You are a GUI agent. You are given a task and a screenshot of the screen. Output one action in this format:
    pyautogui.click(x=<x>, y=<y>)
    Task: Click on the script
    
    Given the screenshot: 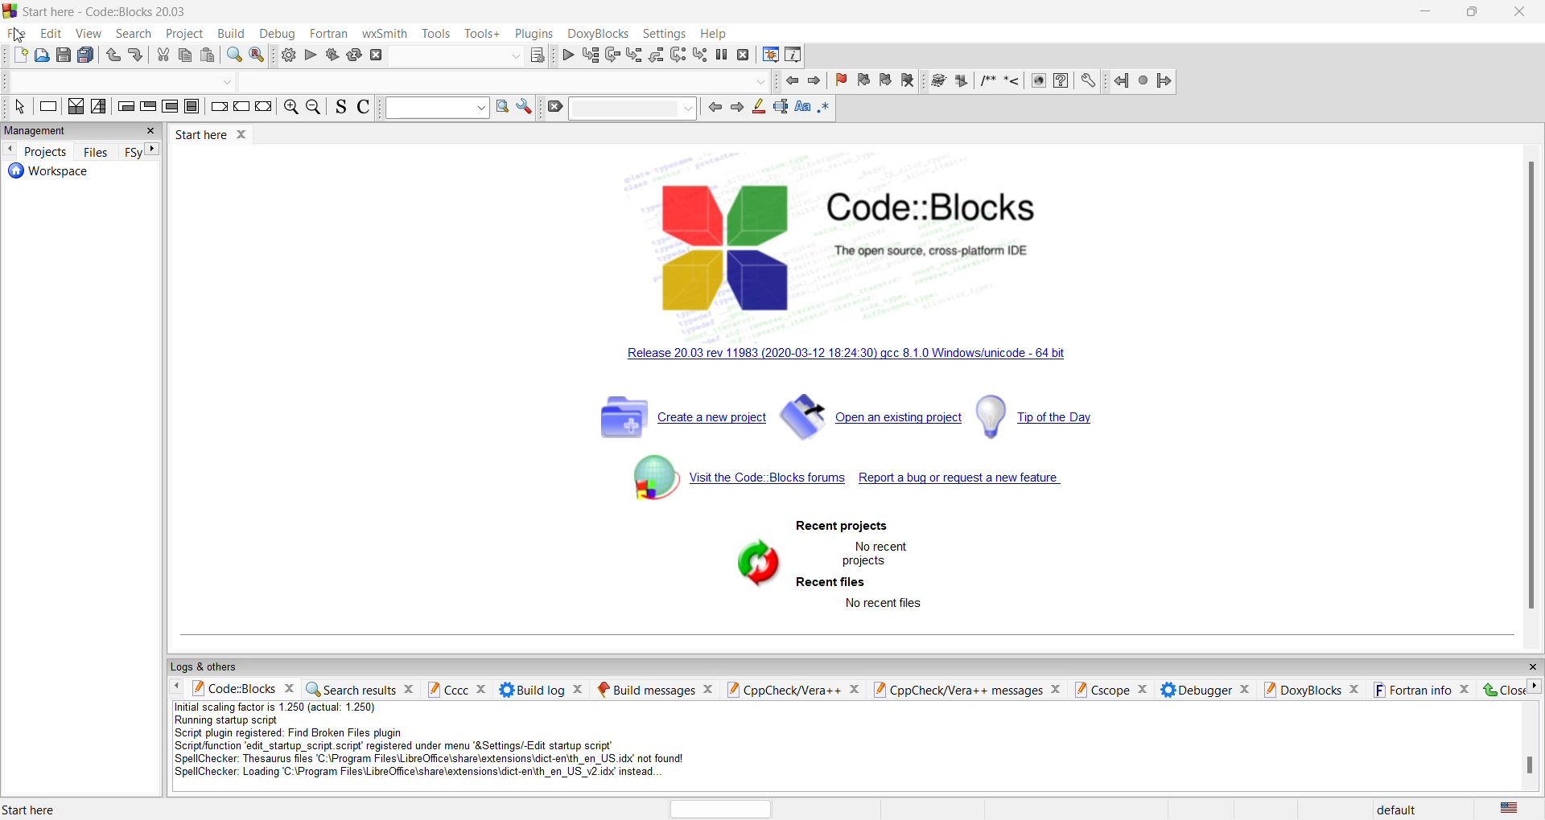 What is the action you would take?
    pyautogui.click(x=451, y=744)
    